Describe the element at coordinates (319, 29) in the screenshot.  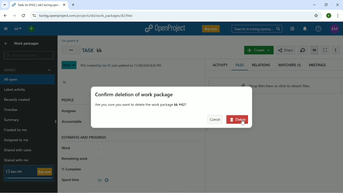
I see `Help` at that location.